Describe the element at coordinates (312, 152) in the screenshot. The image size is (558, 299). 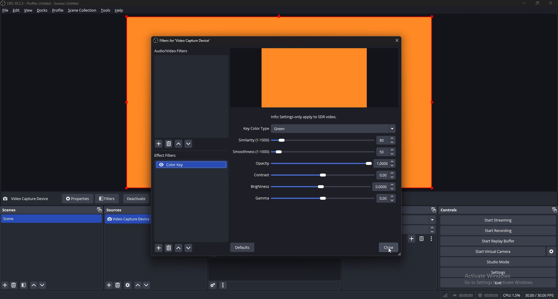
I see `smoothness` at that location.